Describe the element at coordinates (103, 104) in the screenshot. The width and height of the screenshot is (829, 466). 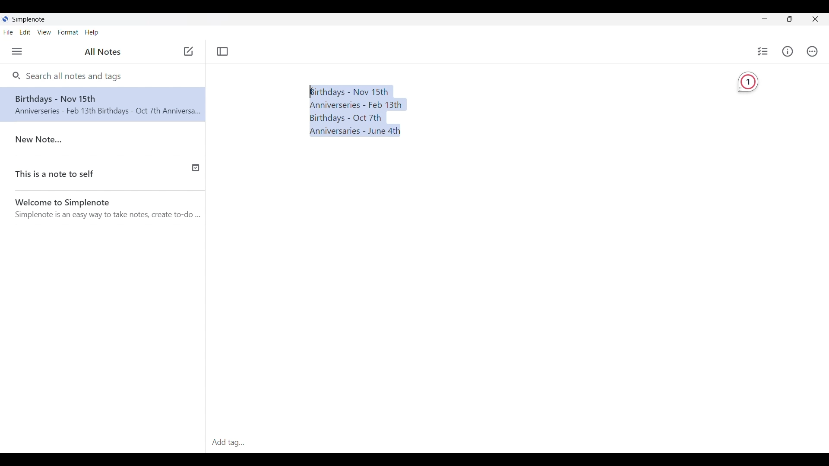
I see `Note text changed` at that location.